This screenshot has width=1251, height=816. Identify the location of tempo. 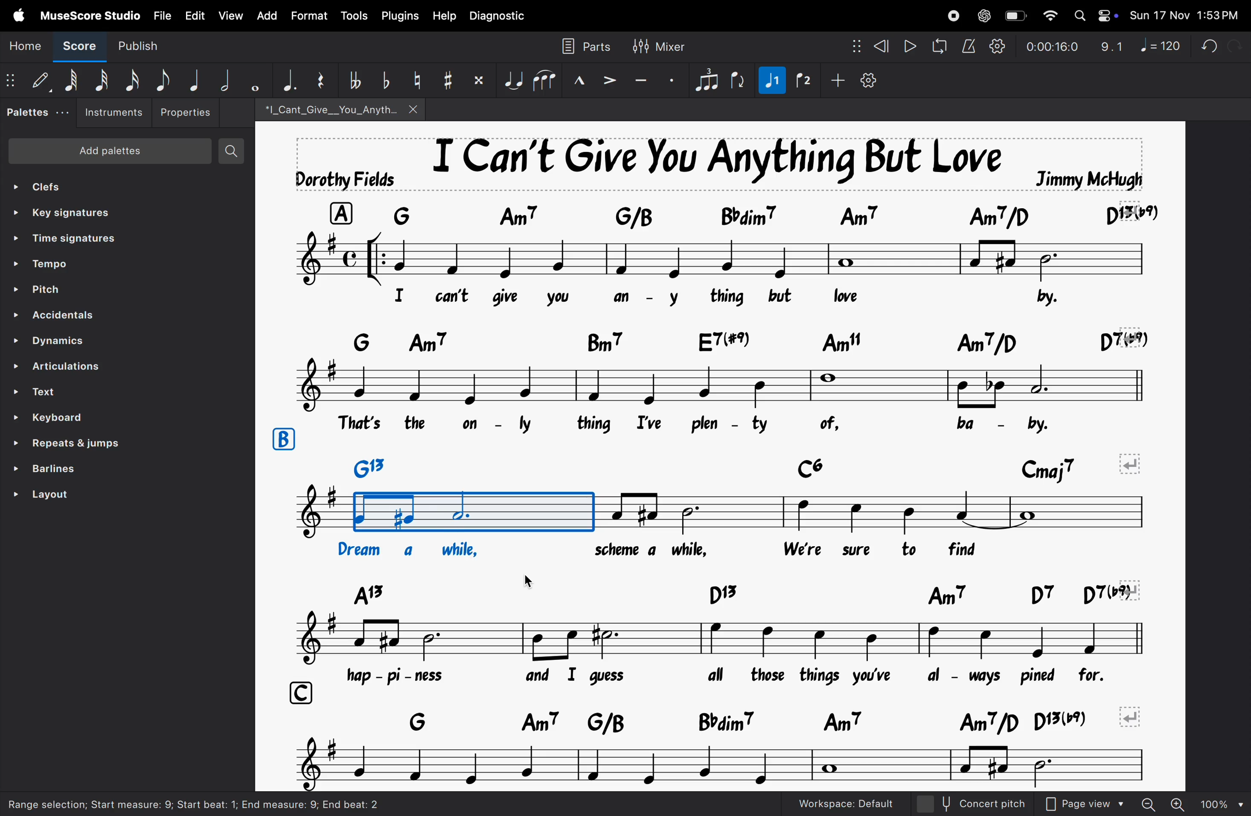
(46, 265).